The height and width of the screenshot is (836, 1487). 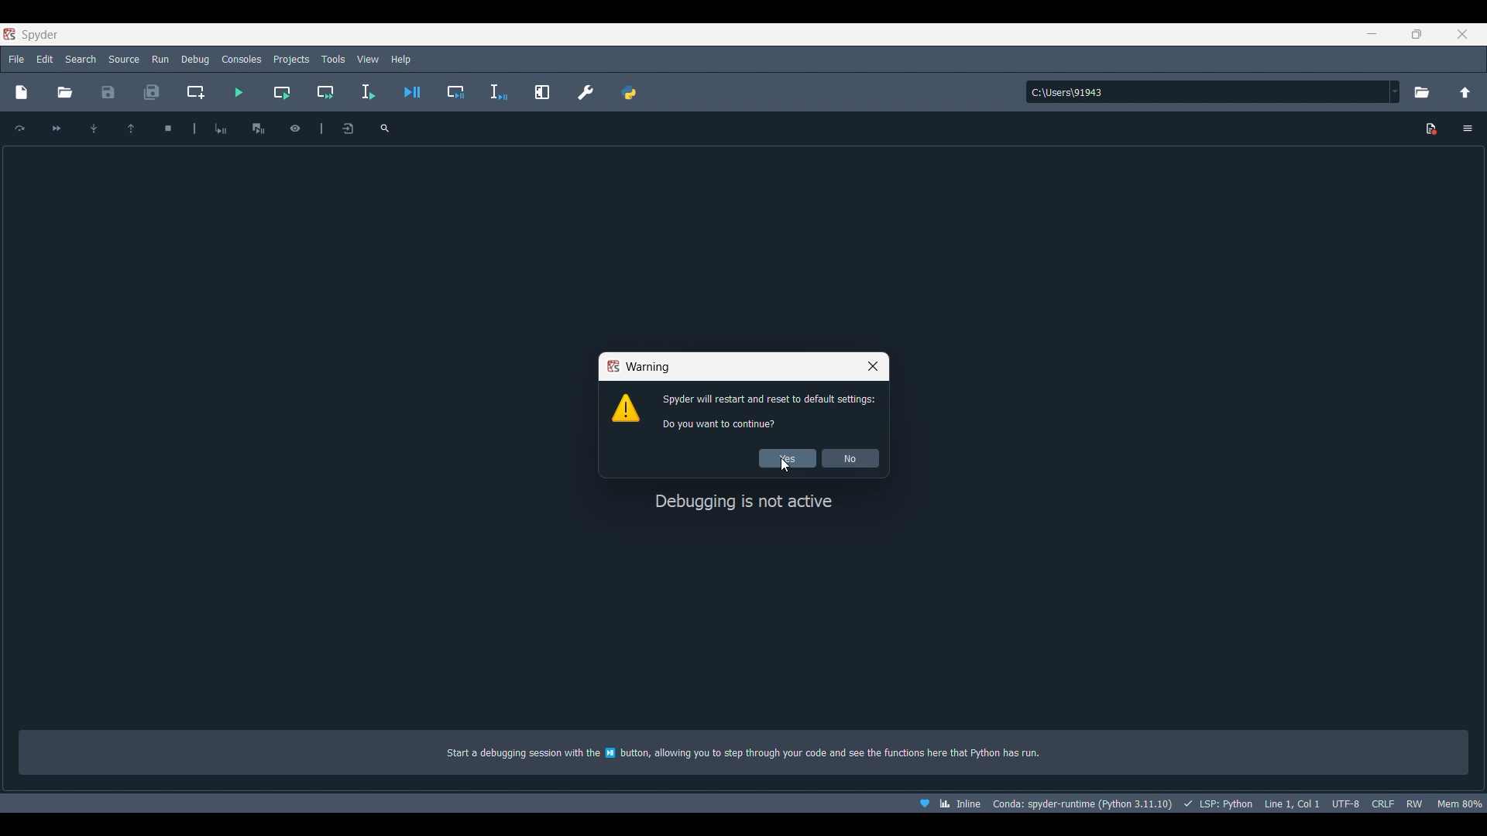 I want to click on Location options, so click(x=1396, y=91).